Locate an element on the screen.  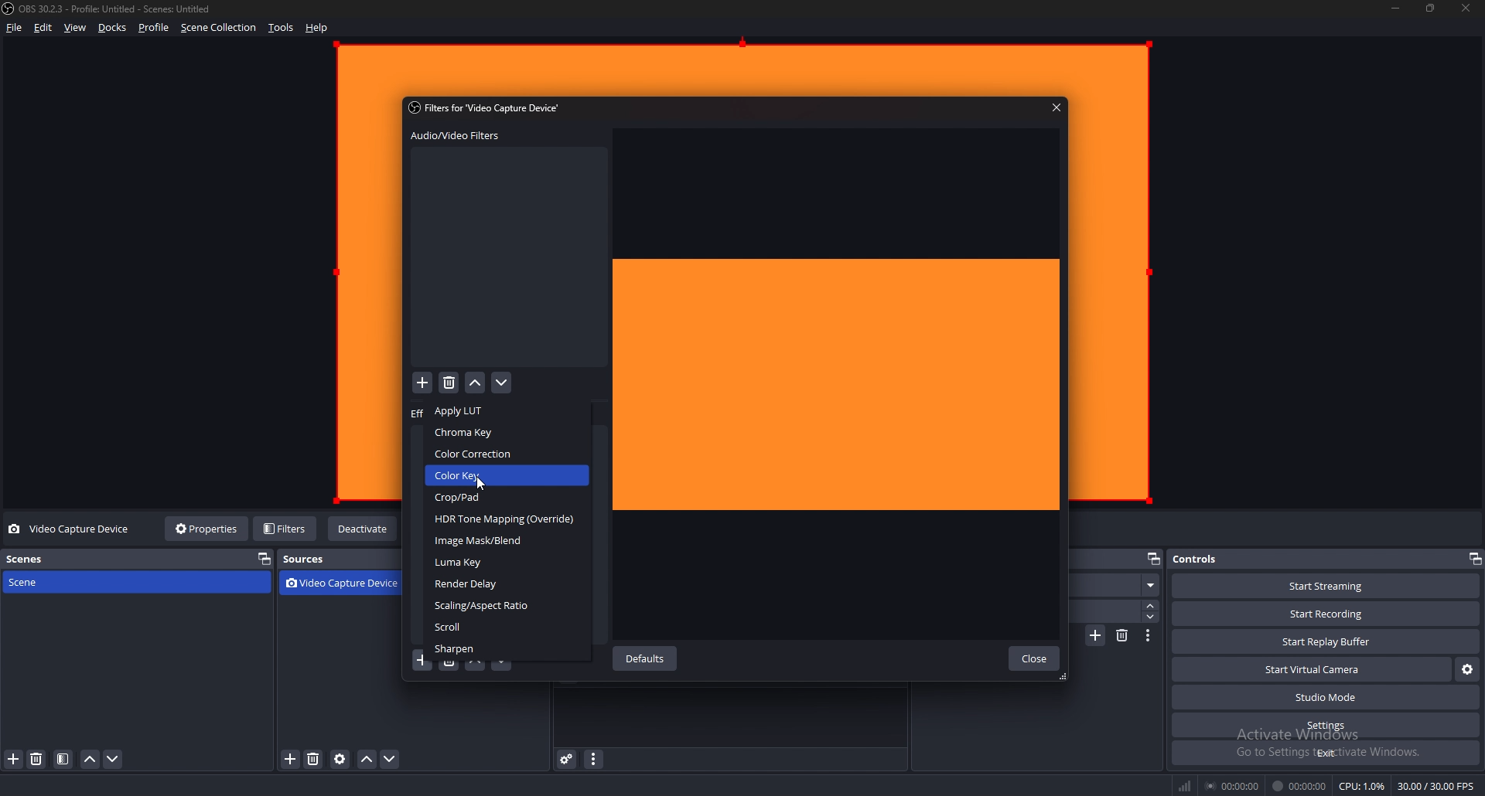
docks is located at coordinates (113, 28).